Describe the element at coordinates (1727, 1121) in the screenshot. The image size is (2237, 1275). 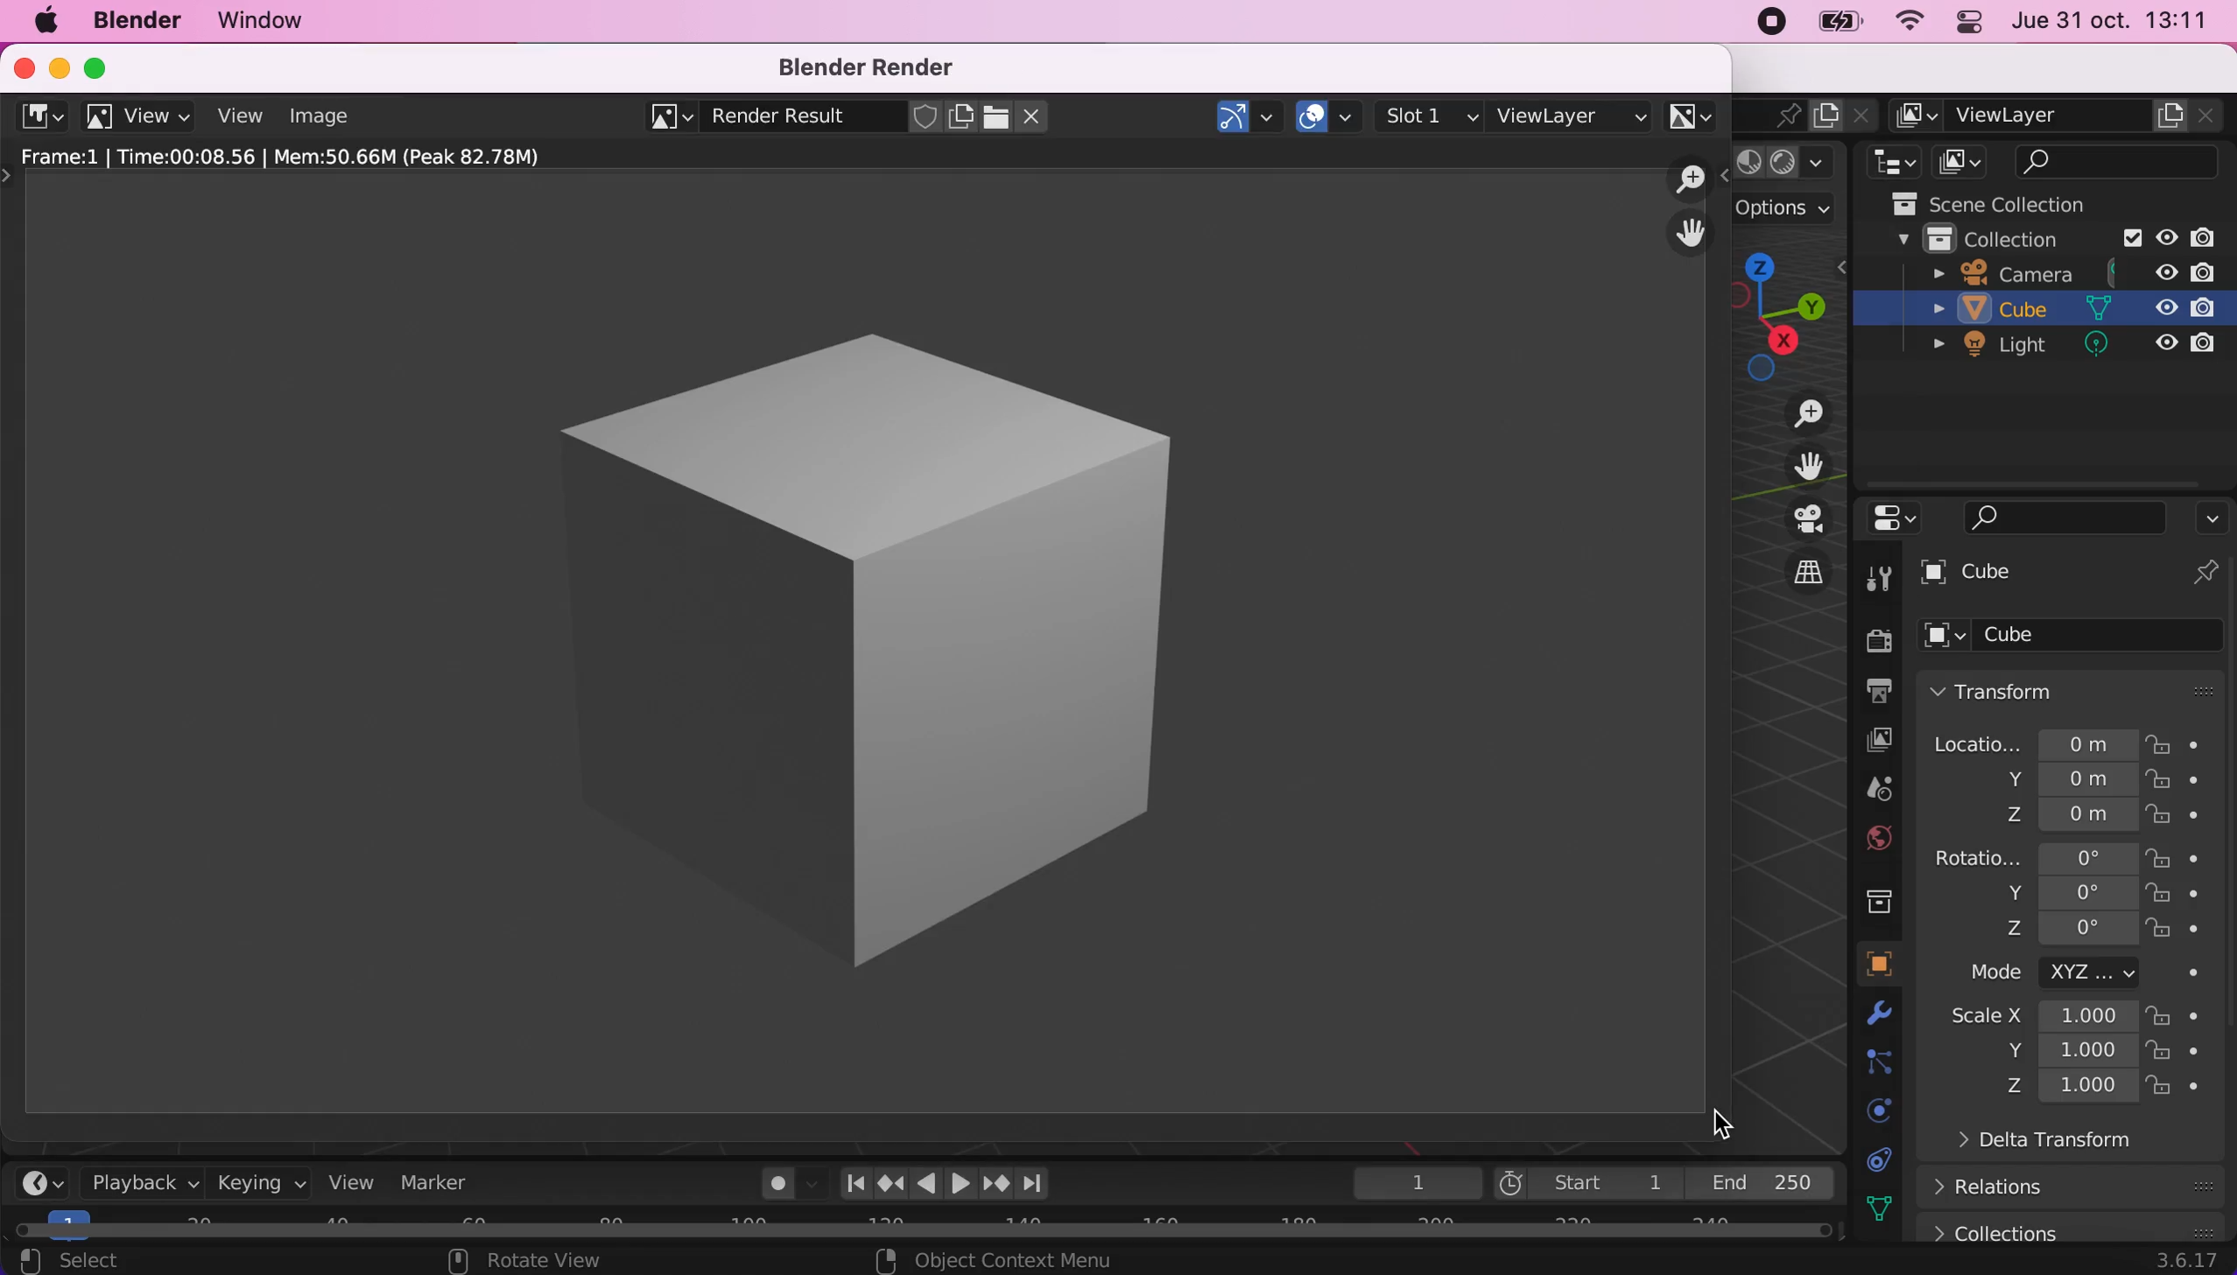
I see `Cursor` at that location.